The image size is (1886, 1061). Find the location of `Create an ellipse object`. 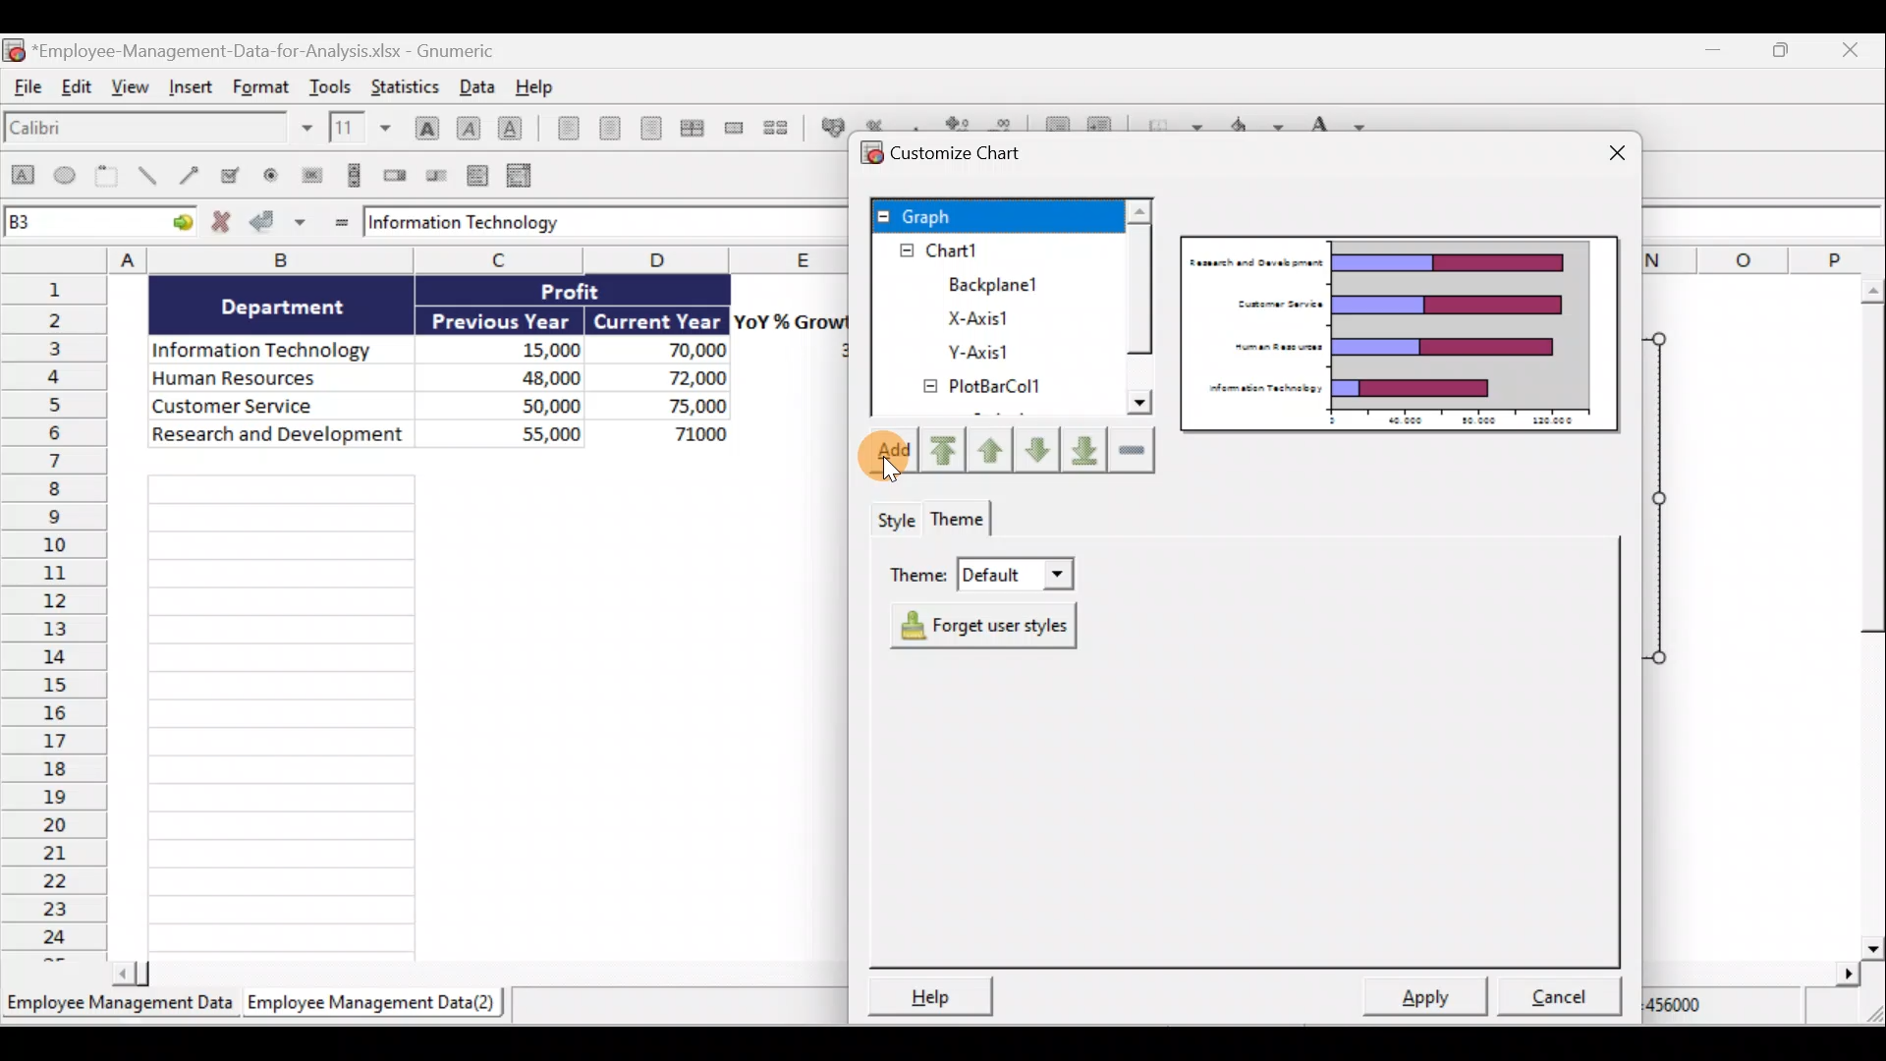

Create an ellipse object is located at coordinates (68, 178).